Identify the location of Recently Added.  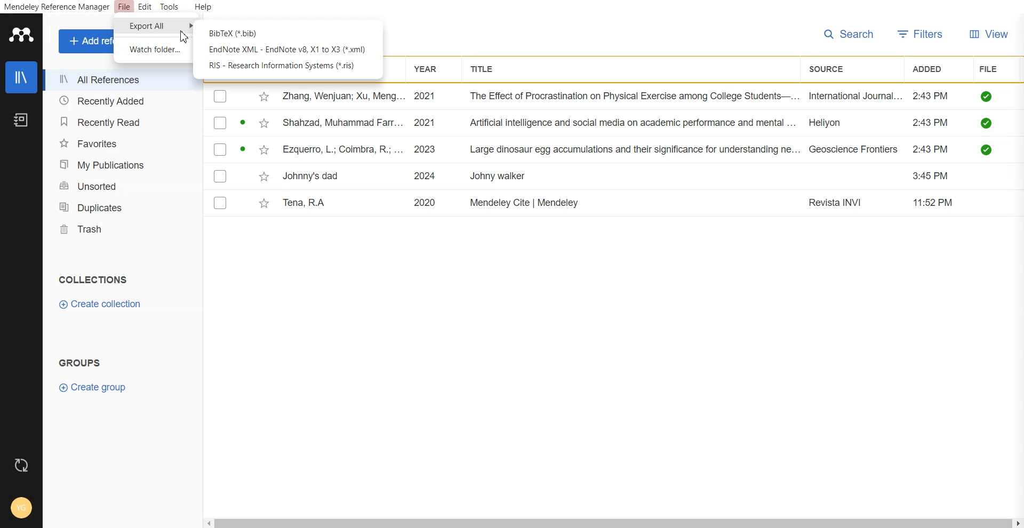
(117, 101).